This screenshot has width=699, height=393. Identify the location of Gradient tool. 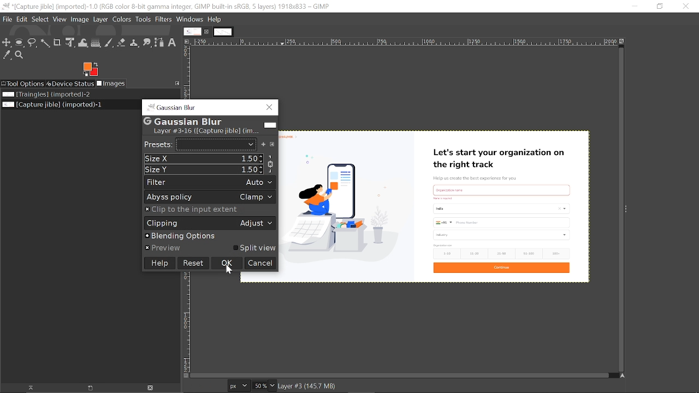
(96, 43).